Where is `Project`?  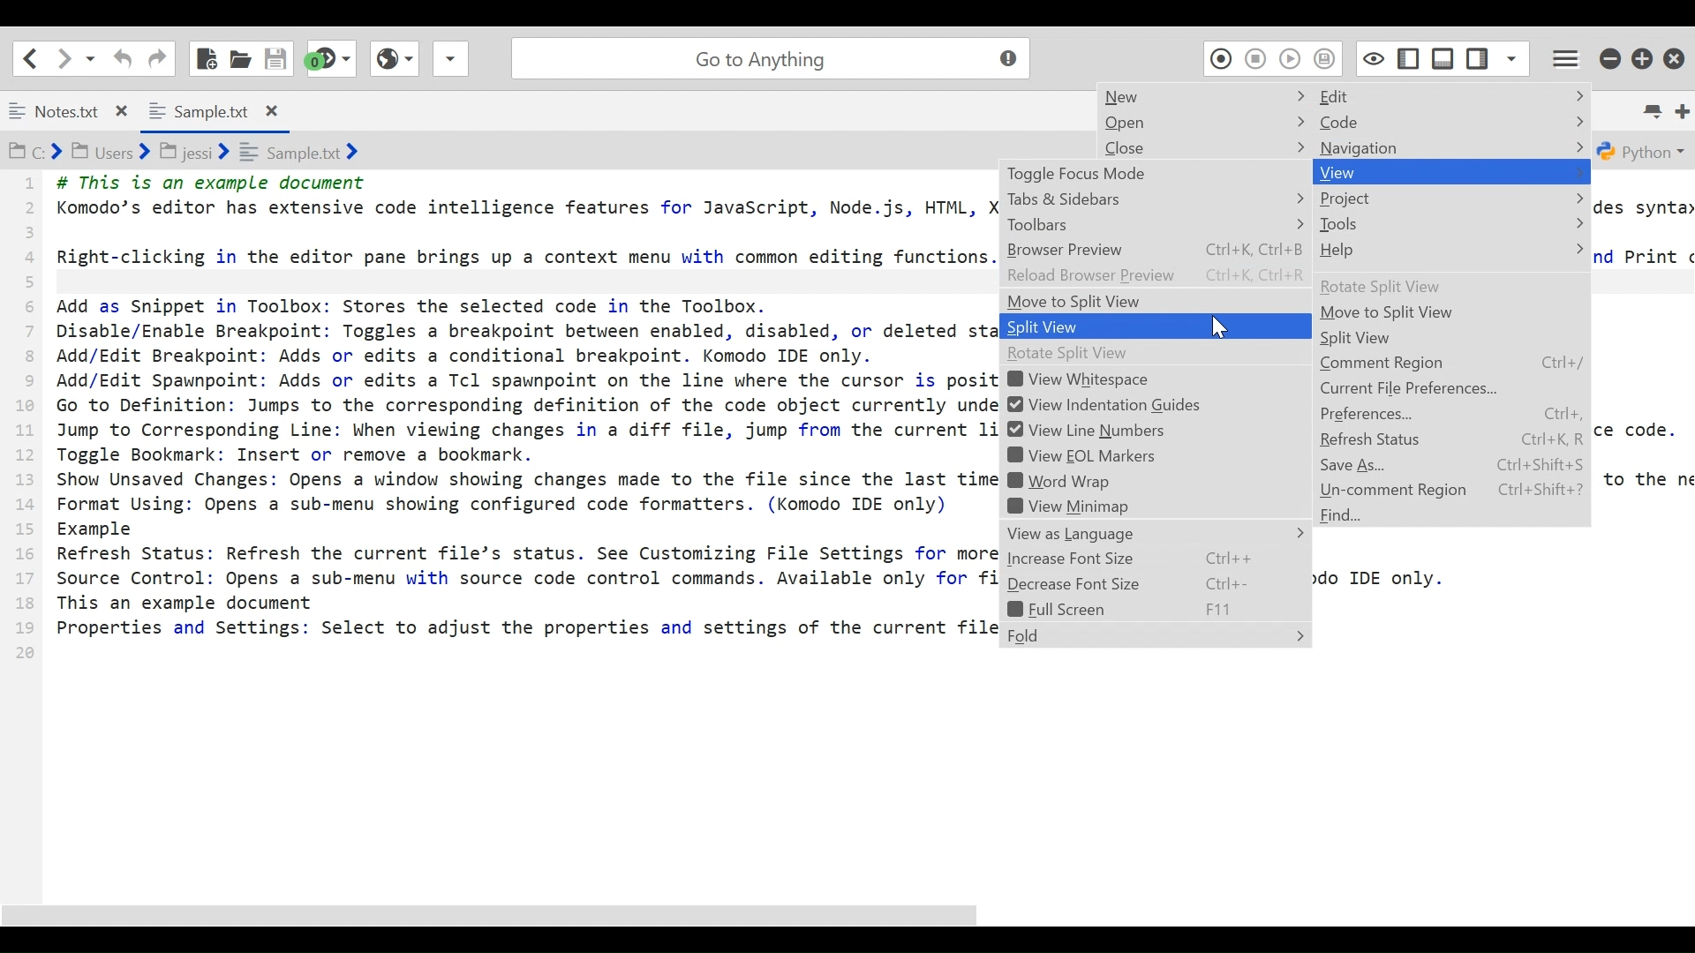
Project is located at coordinates (1452, 199).